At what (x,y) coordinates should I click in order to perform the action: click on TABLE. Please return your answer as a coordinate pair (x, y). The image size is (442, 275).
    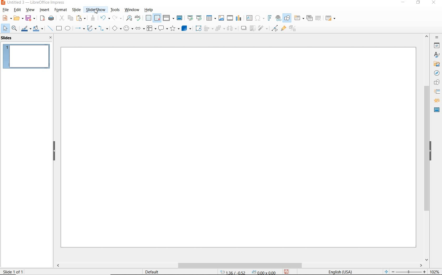
    Looking at the image, I should click on (210, 18).